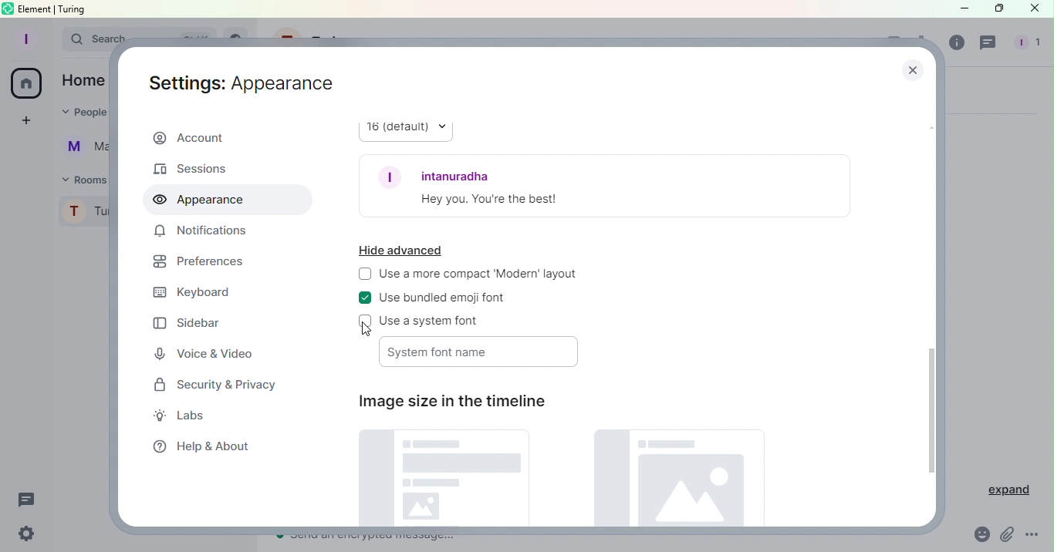 Image resolution: width=1054 pixels, height=552 pixels. I want to click on Cursor, so click(367, 333).